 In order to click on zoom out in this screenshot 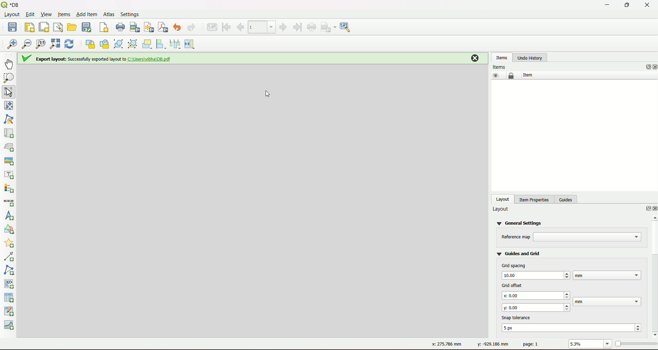, I will do `click(27, 45)`.